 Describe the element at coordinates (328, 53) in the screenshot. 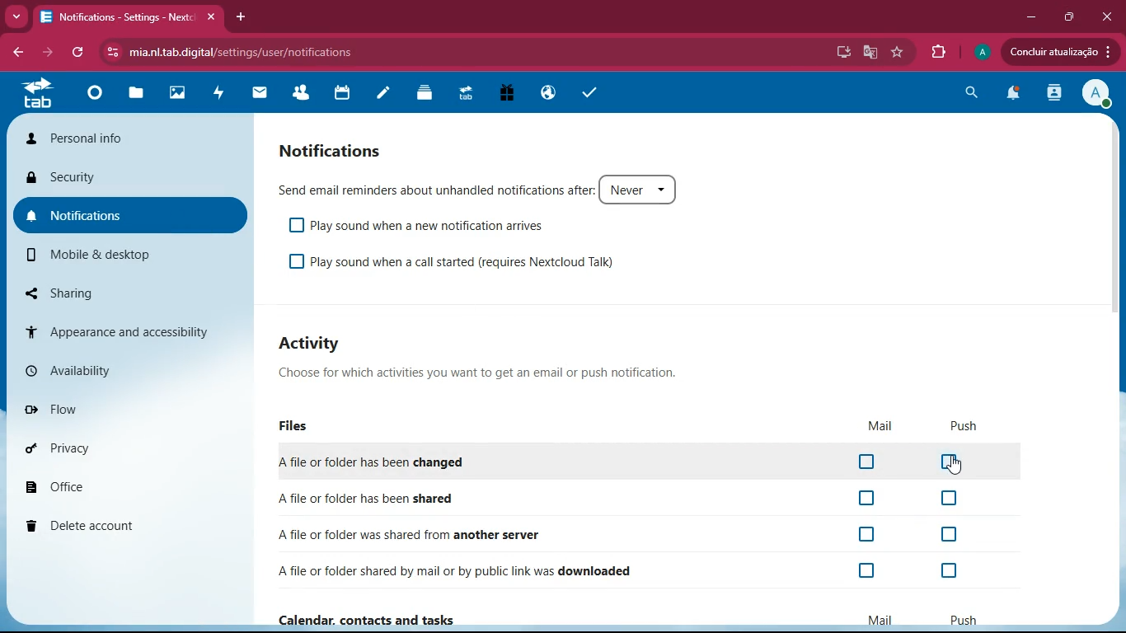

I see `url` at that location.